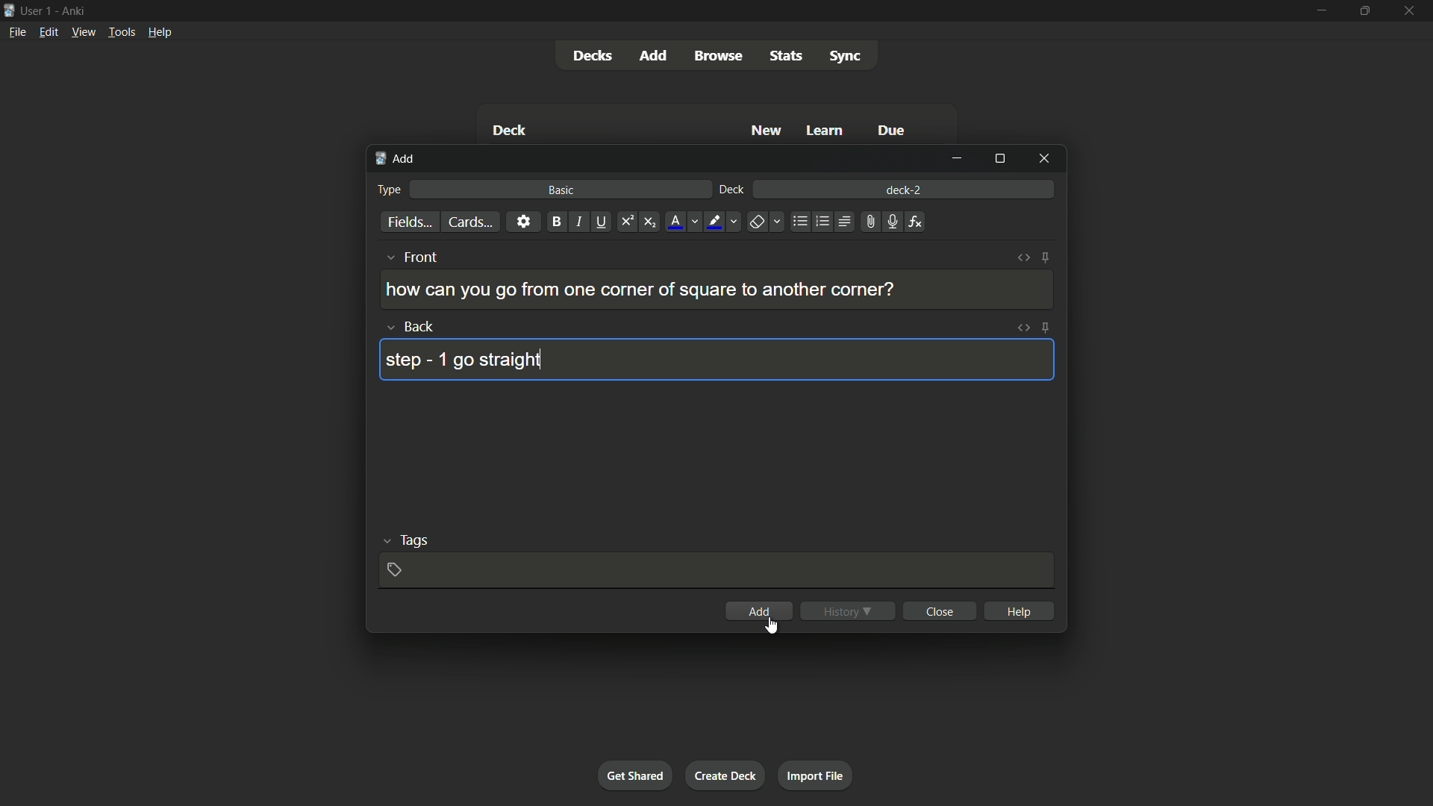 The width and height of the screenshot is (1433, 806). Describe the element at coordinates (390, 190) in the screenshot. I see `type` at that location.